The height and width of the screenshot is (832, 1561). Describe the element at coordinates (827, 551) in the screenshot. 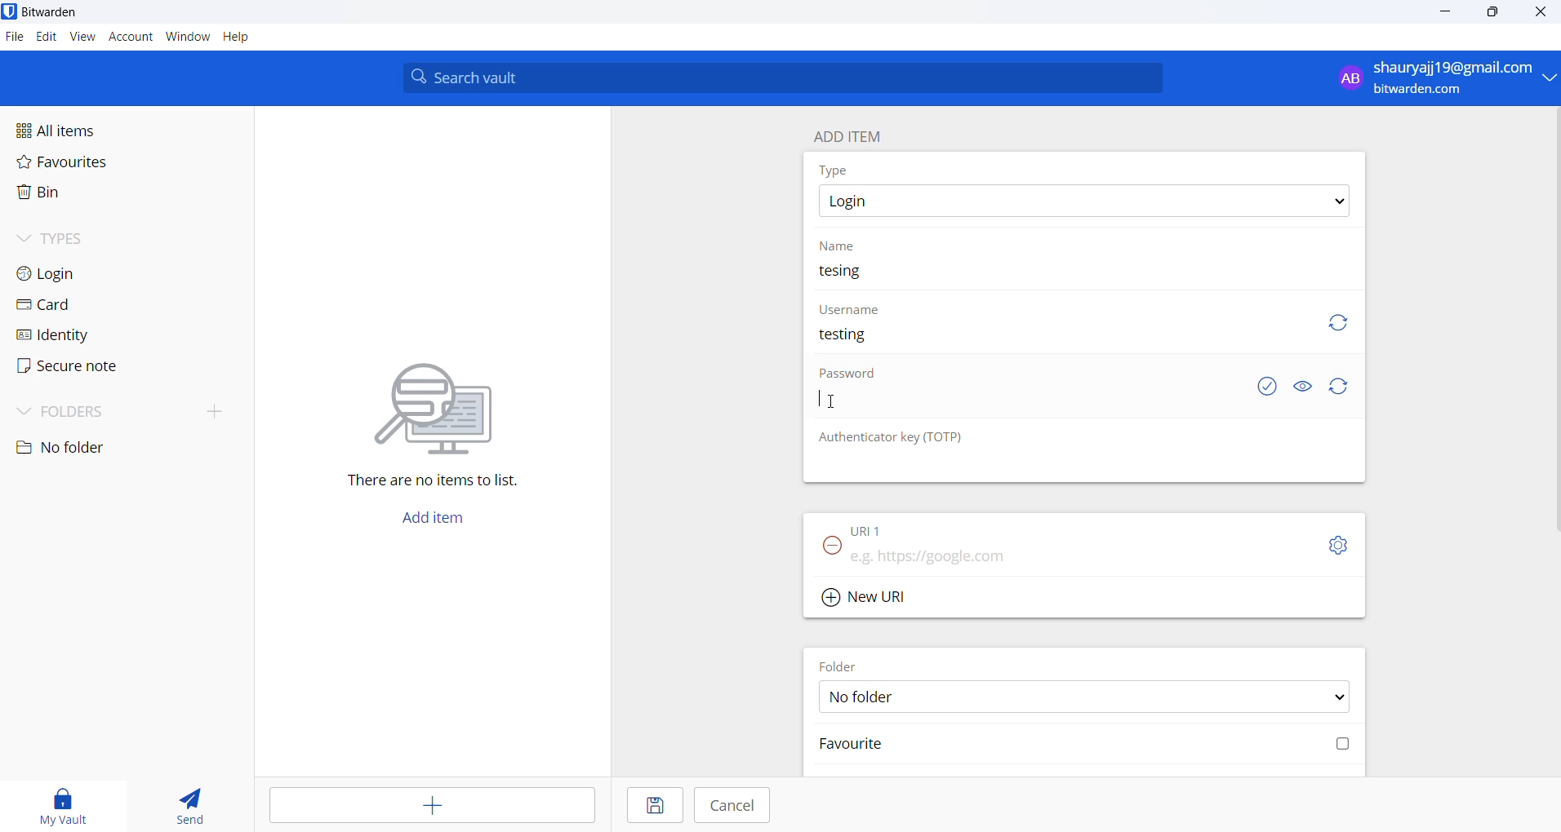

I see `Remove URL` at that location.